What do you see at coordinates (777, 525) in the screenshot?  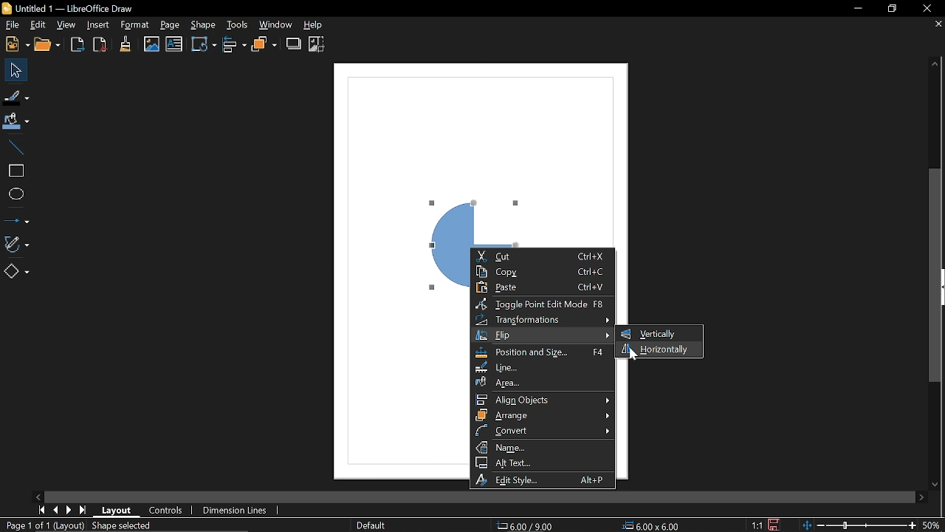 I see `Save` at bounding box center [777, 525].